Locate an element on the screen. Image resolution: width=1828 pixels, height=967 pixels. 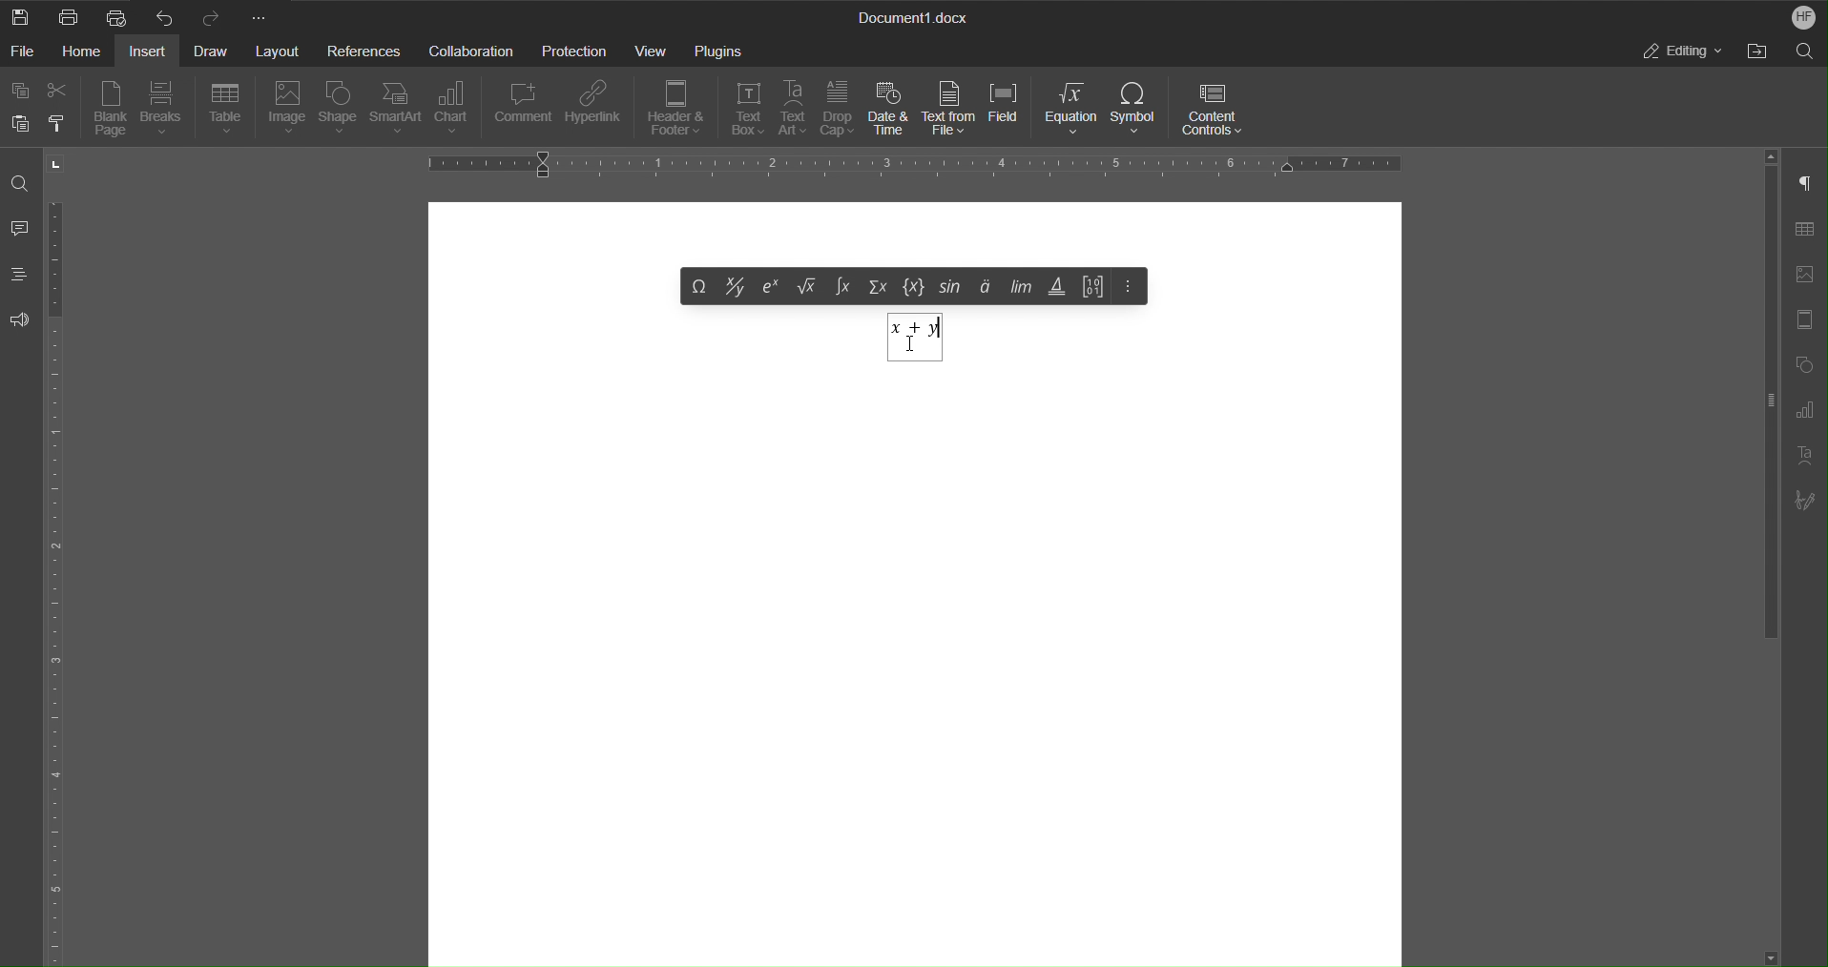
Image is located at coordinates (282, 110).